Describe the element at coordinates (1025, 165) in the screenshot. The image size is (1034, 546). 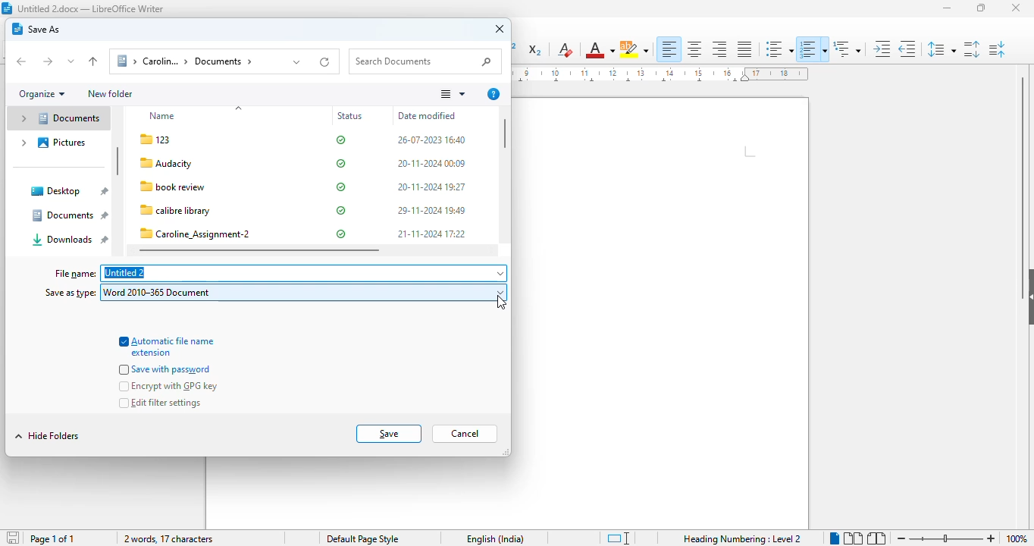
I see `vertical scroll bar` at that location.